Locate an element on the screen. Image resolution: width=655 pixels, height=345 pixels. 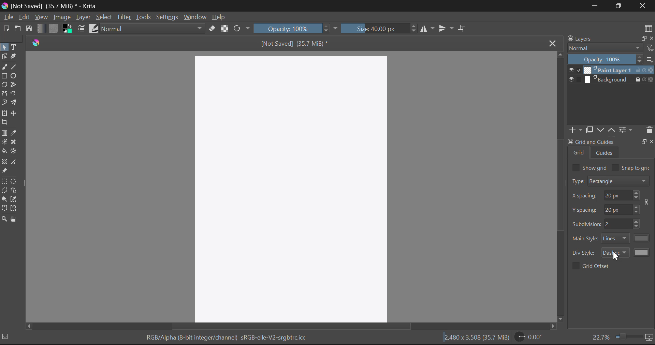
spacing y is located at coordinates (617, 209).